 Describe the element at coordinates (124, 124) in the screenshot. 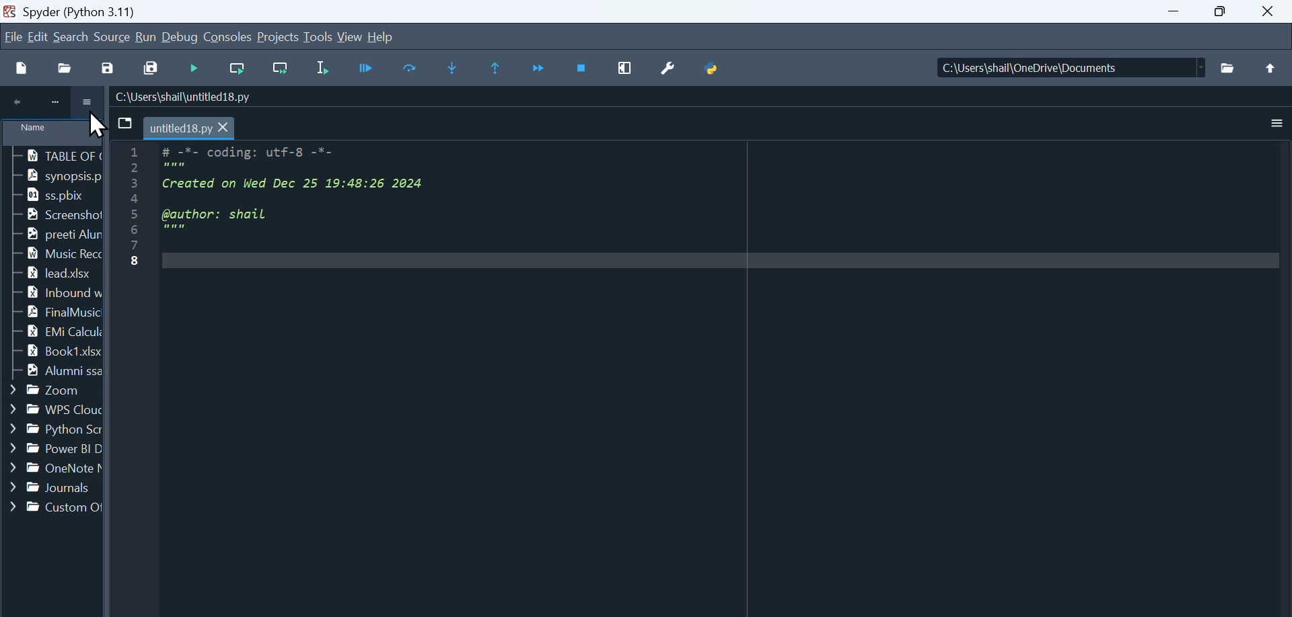

I see `search tabs` at that location.